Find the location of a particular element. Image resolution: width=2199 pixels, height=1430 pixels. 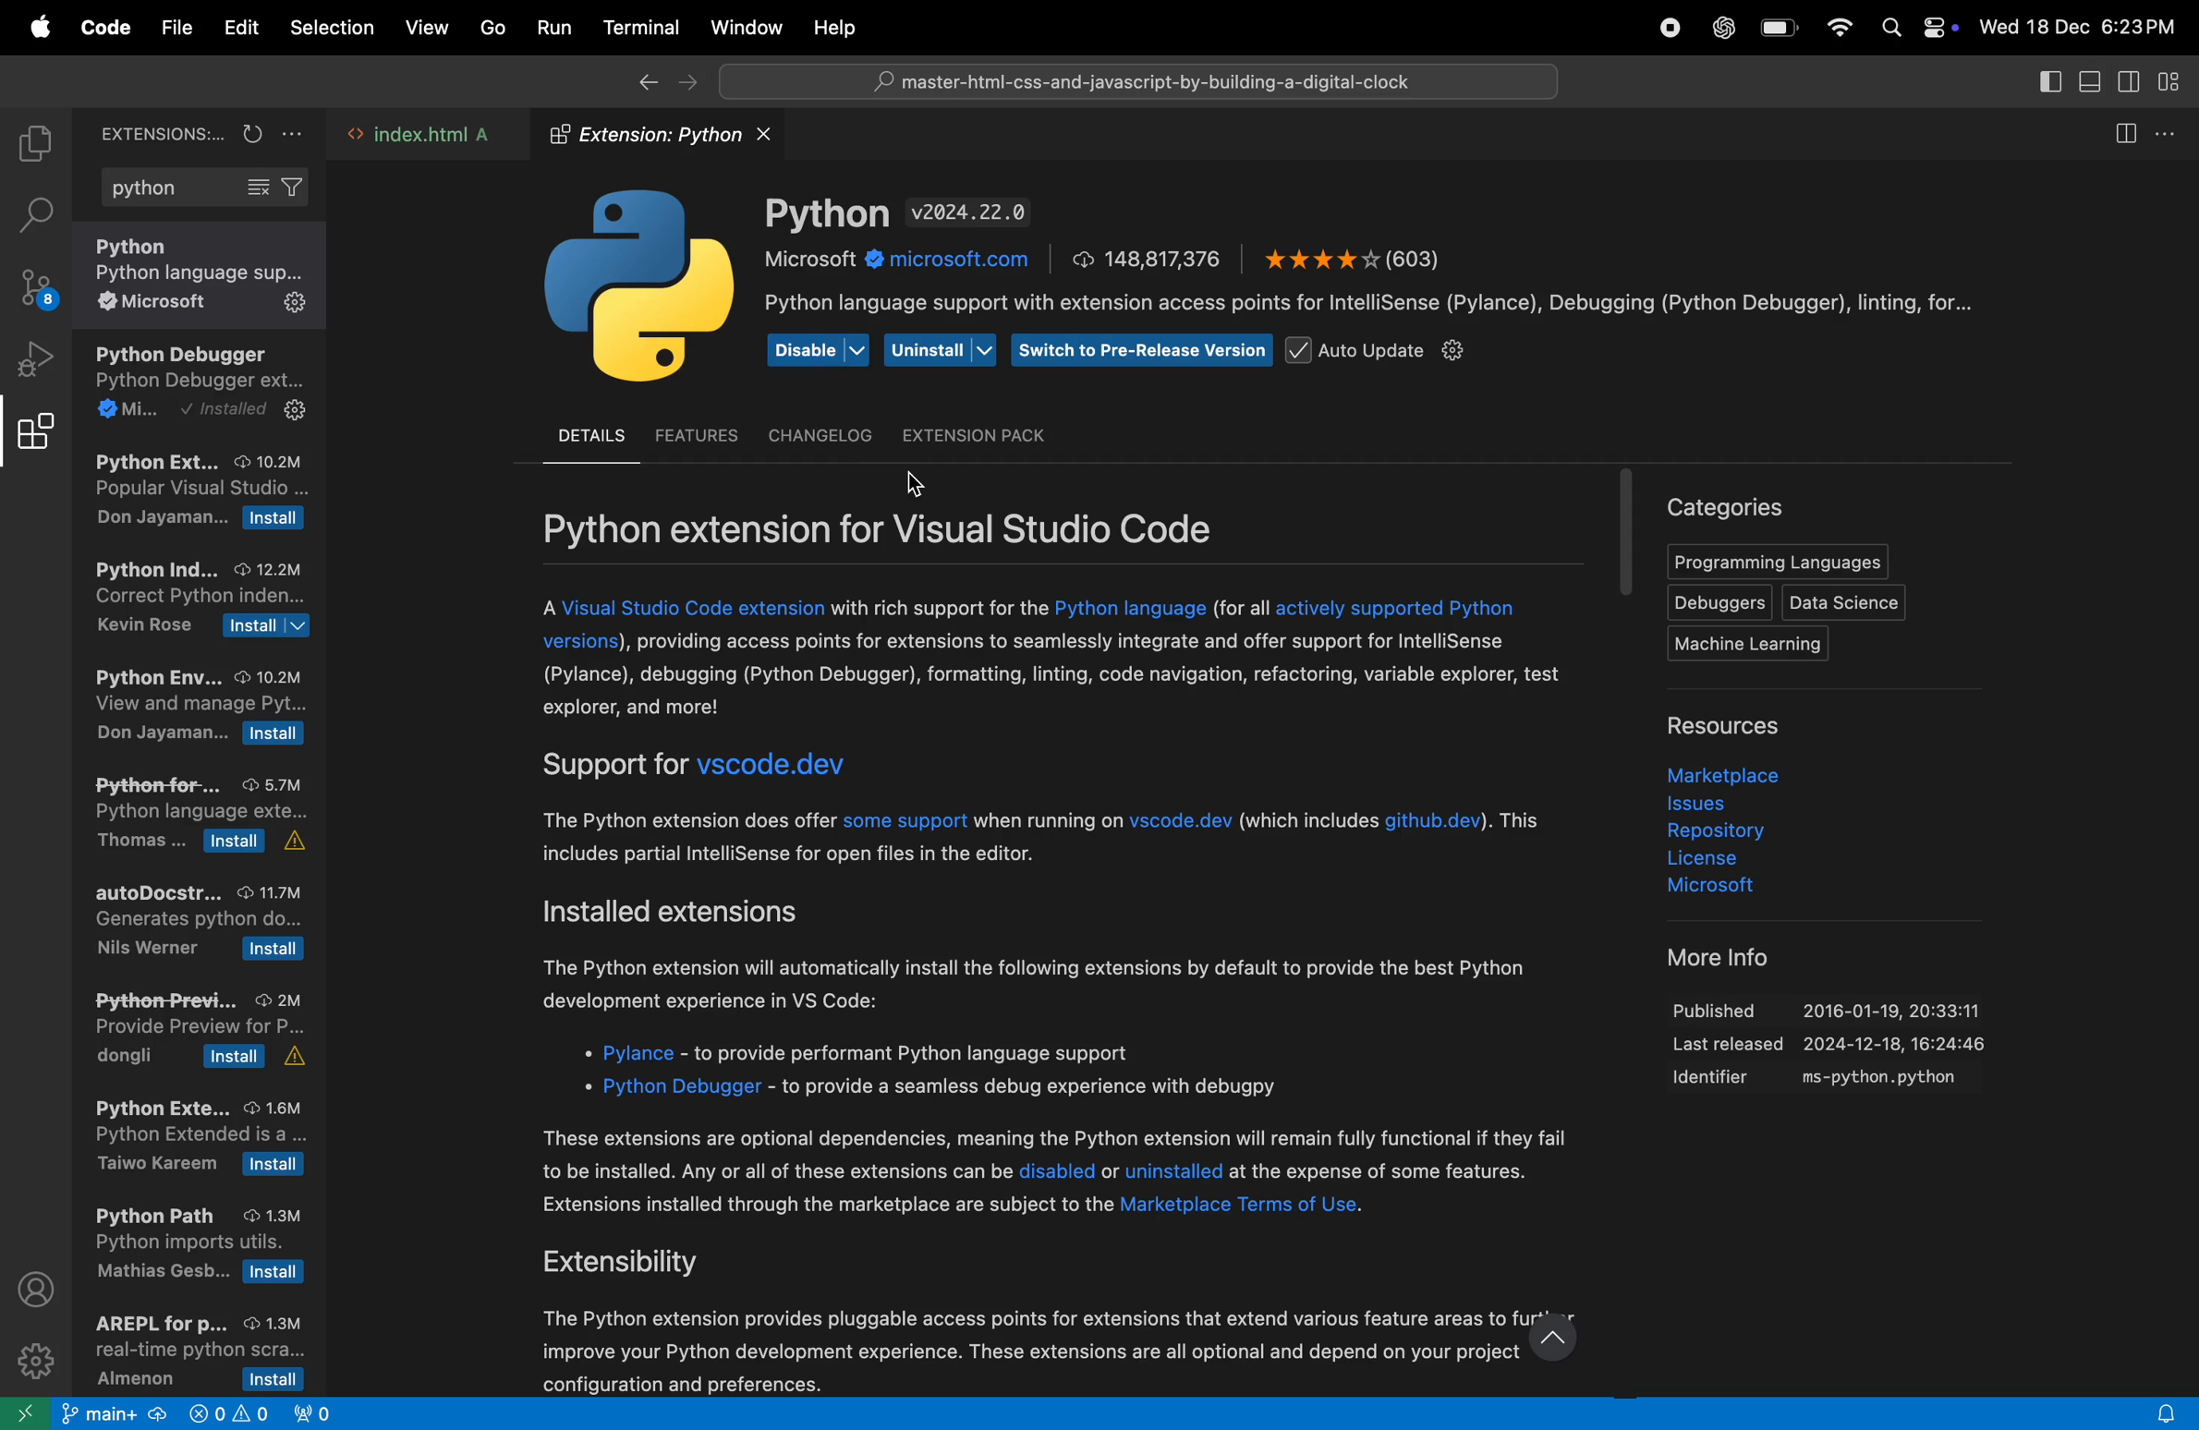

toggle panel is located at coordinates (2092, 83).